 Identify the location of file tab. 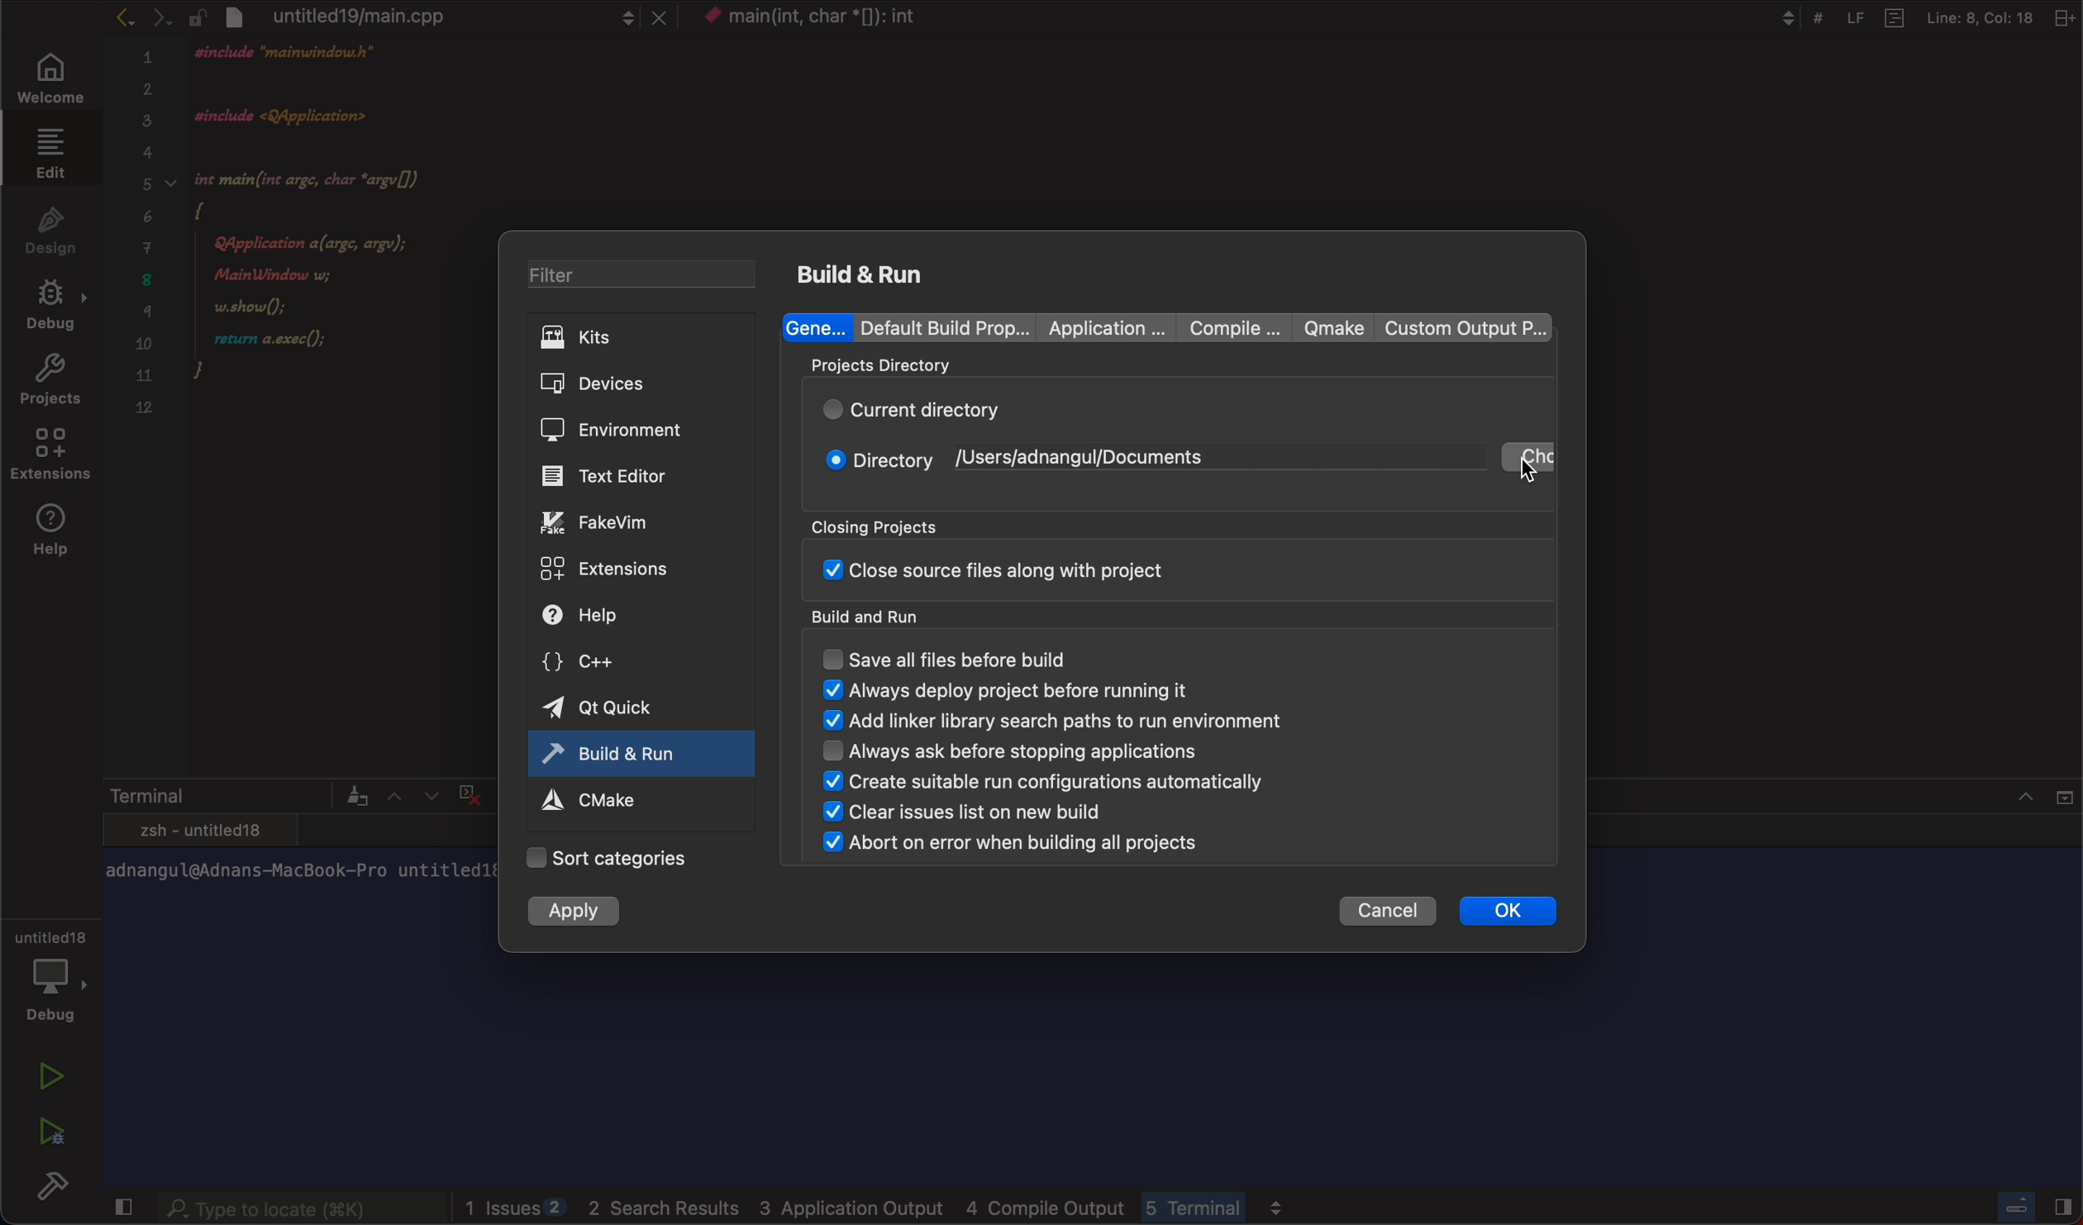
(446, 16).